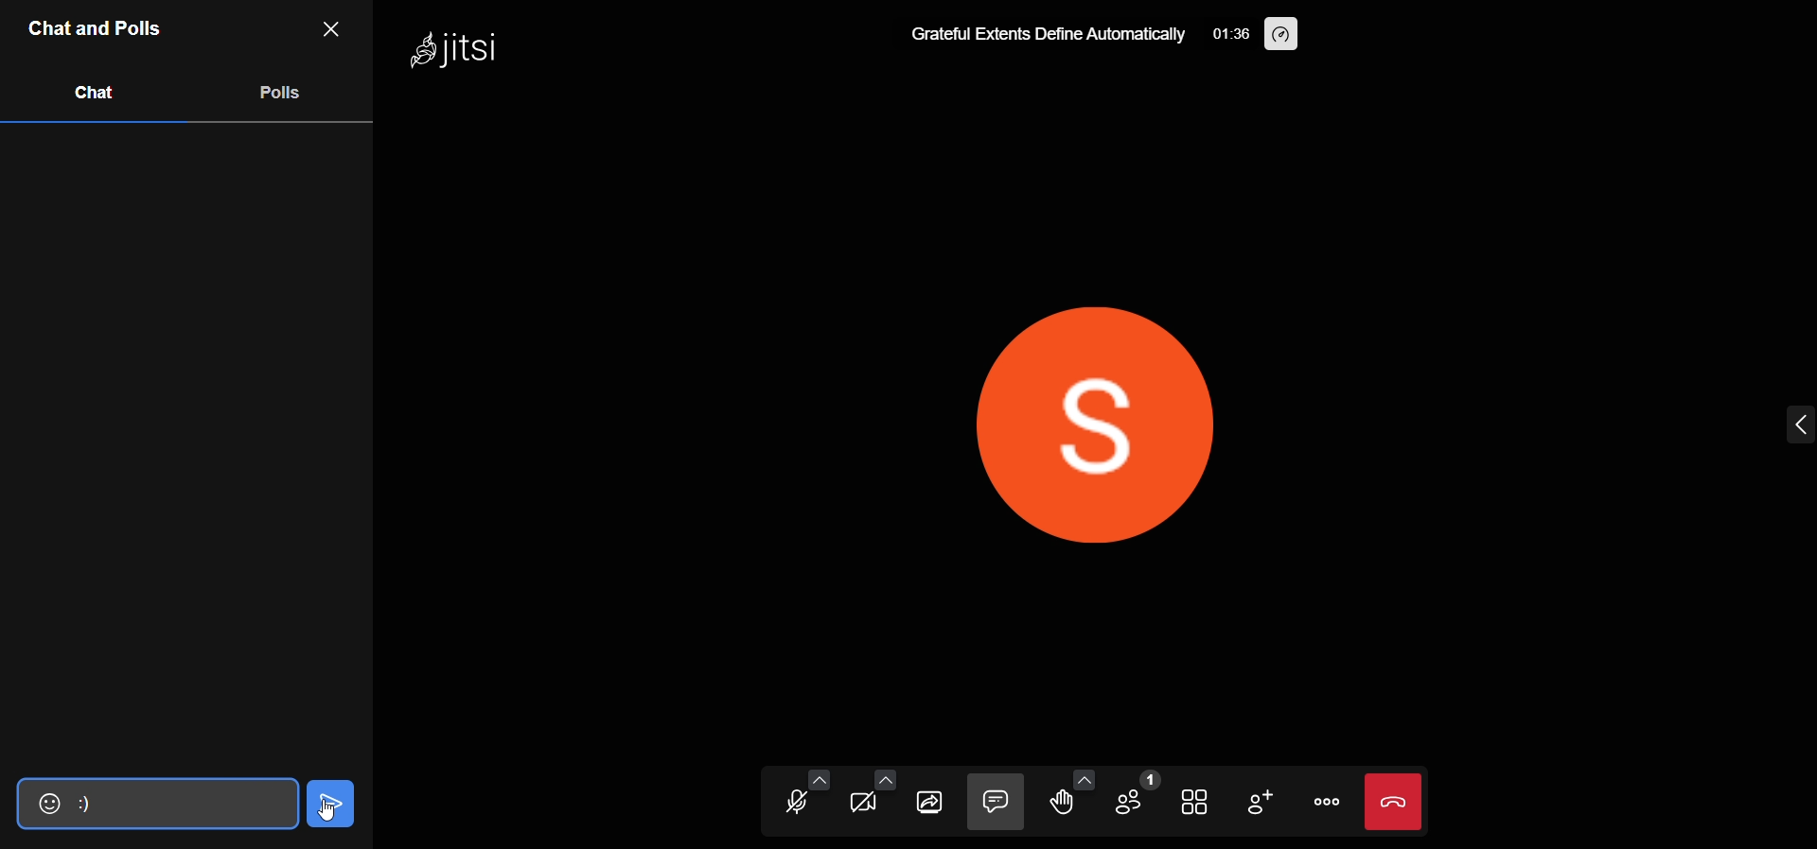 The width and height of the screenshot is (1817, 849). Describe the element at coordinates (90, 94) in the screenshot. I see `chat` at that location.